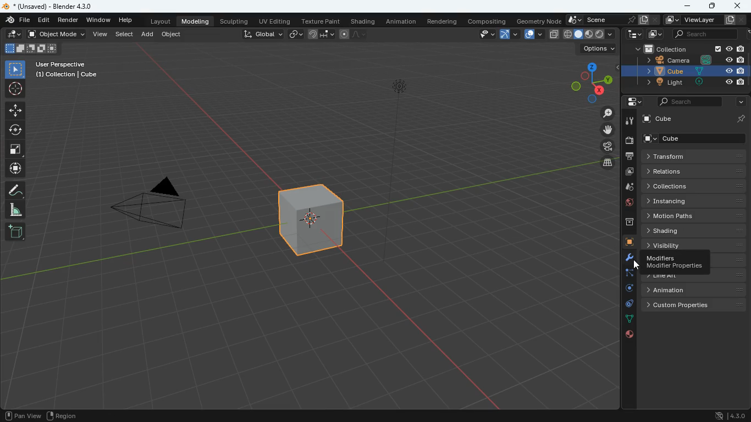 This screenshot has width=751, height=422. I want to click on global, so click(263, 34).